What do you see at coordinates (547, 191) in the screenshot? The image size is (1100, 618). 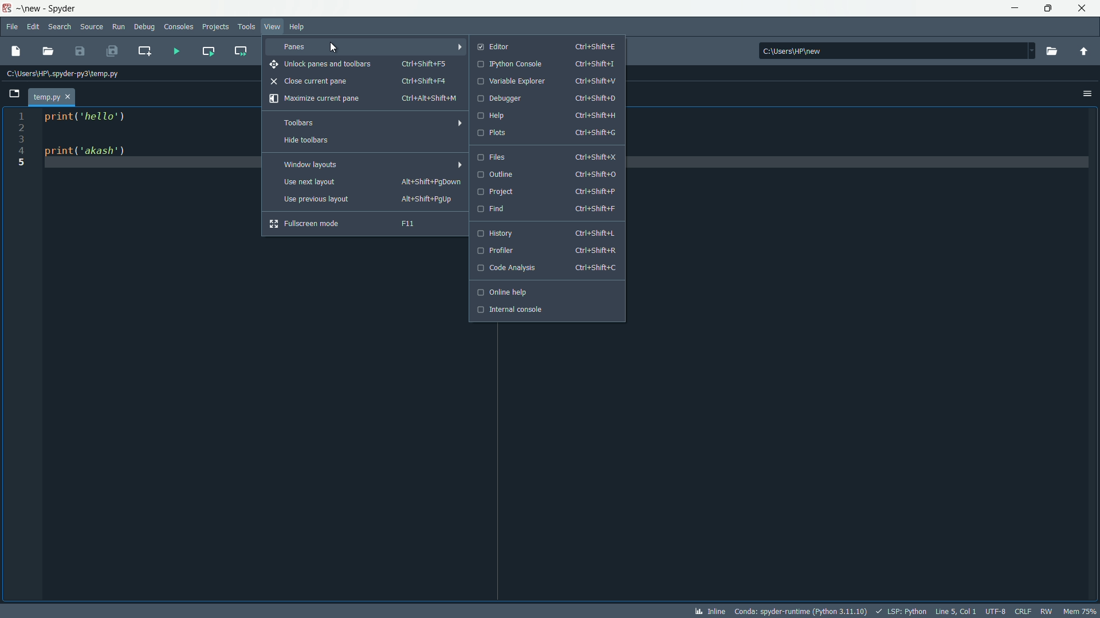 I see `project ` at bounding box center [547, 191].